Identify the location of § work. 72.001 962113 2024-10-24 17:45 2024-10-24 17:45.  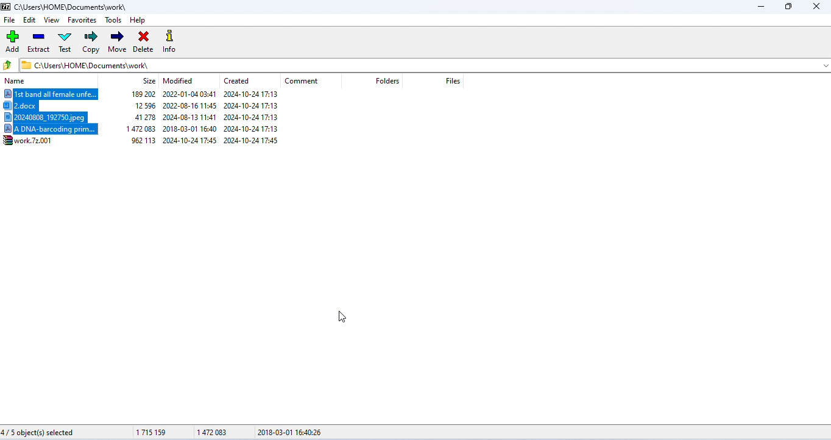
(147, 141).